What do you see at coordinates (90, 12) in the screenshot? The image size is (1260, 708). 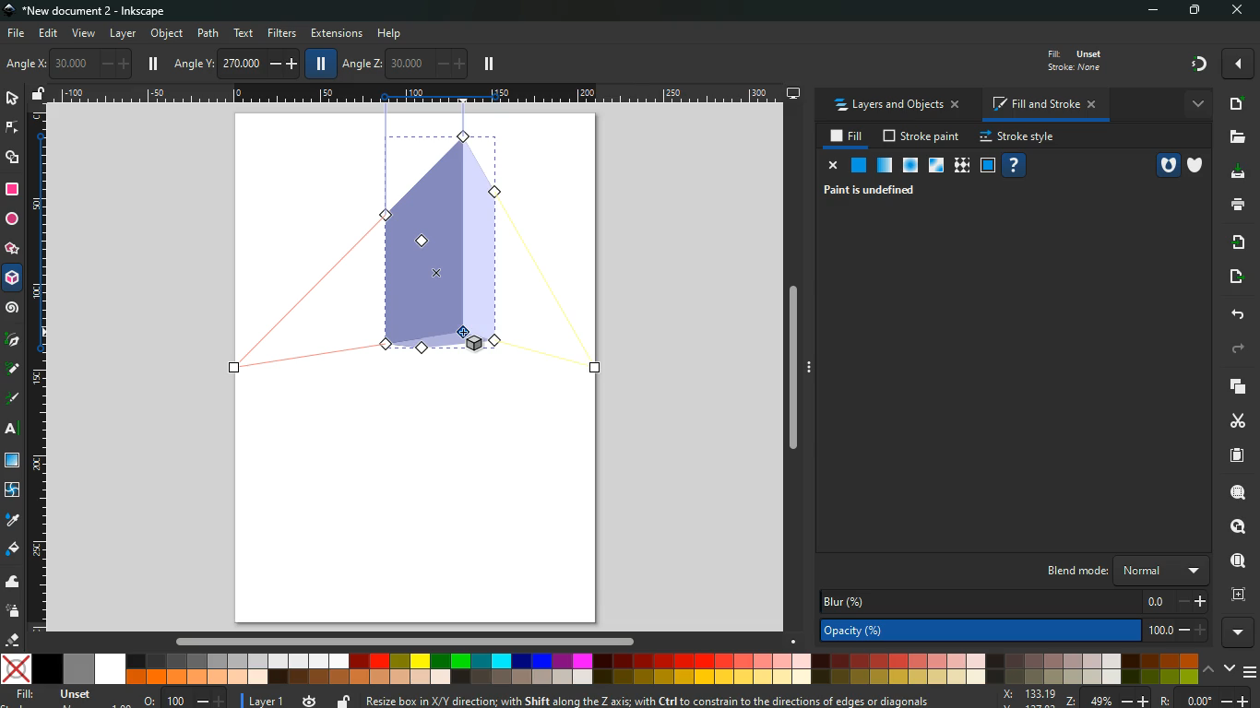 I see `inkscape` at bounding box center [90, 12].